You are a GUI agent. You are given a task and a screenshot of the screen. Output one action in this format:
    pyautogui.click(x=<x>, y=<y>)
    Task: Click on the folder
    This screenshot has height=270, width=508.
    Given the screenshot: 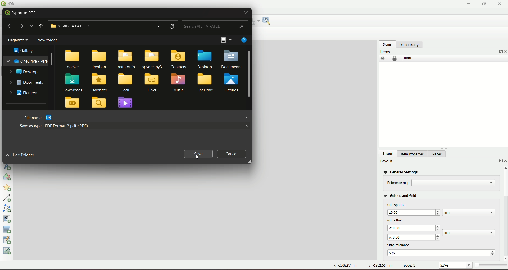 What is the action you would take?
    pyautogui.click(x=98, y=102)
    